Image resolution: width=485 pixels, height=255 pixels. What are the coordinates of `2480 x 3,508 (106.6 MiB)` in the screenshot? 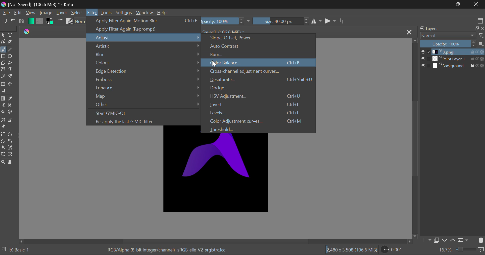 It's located at (349, 251).